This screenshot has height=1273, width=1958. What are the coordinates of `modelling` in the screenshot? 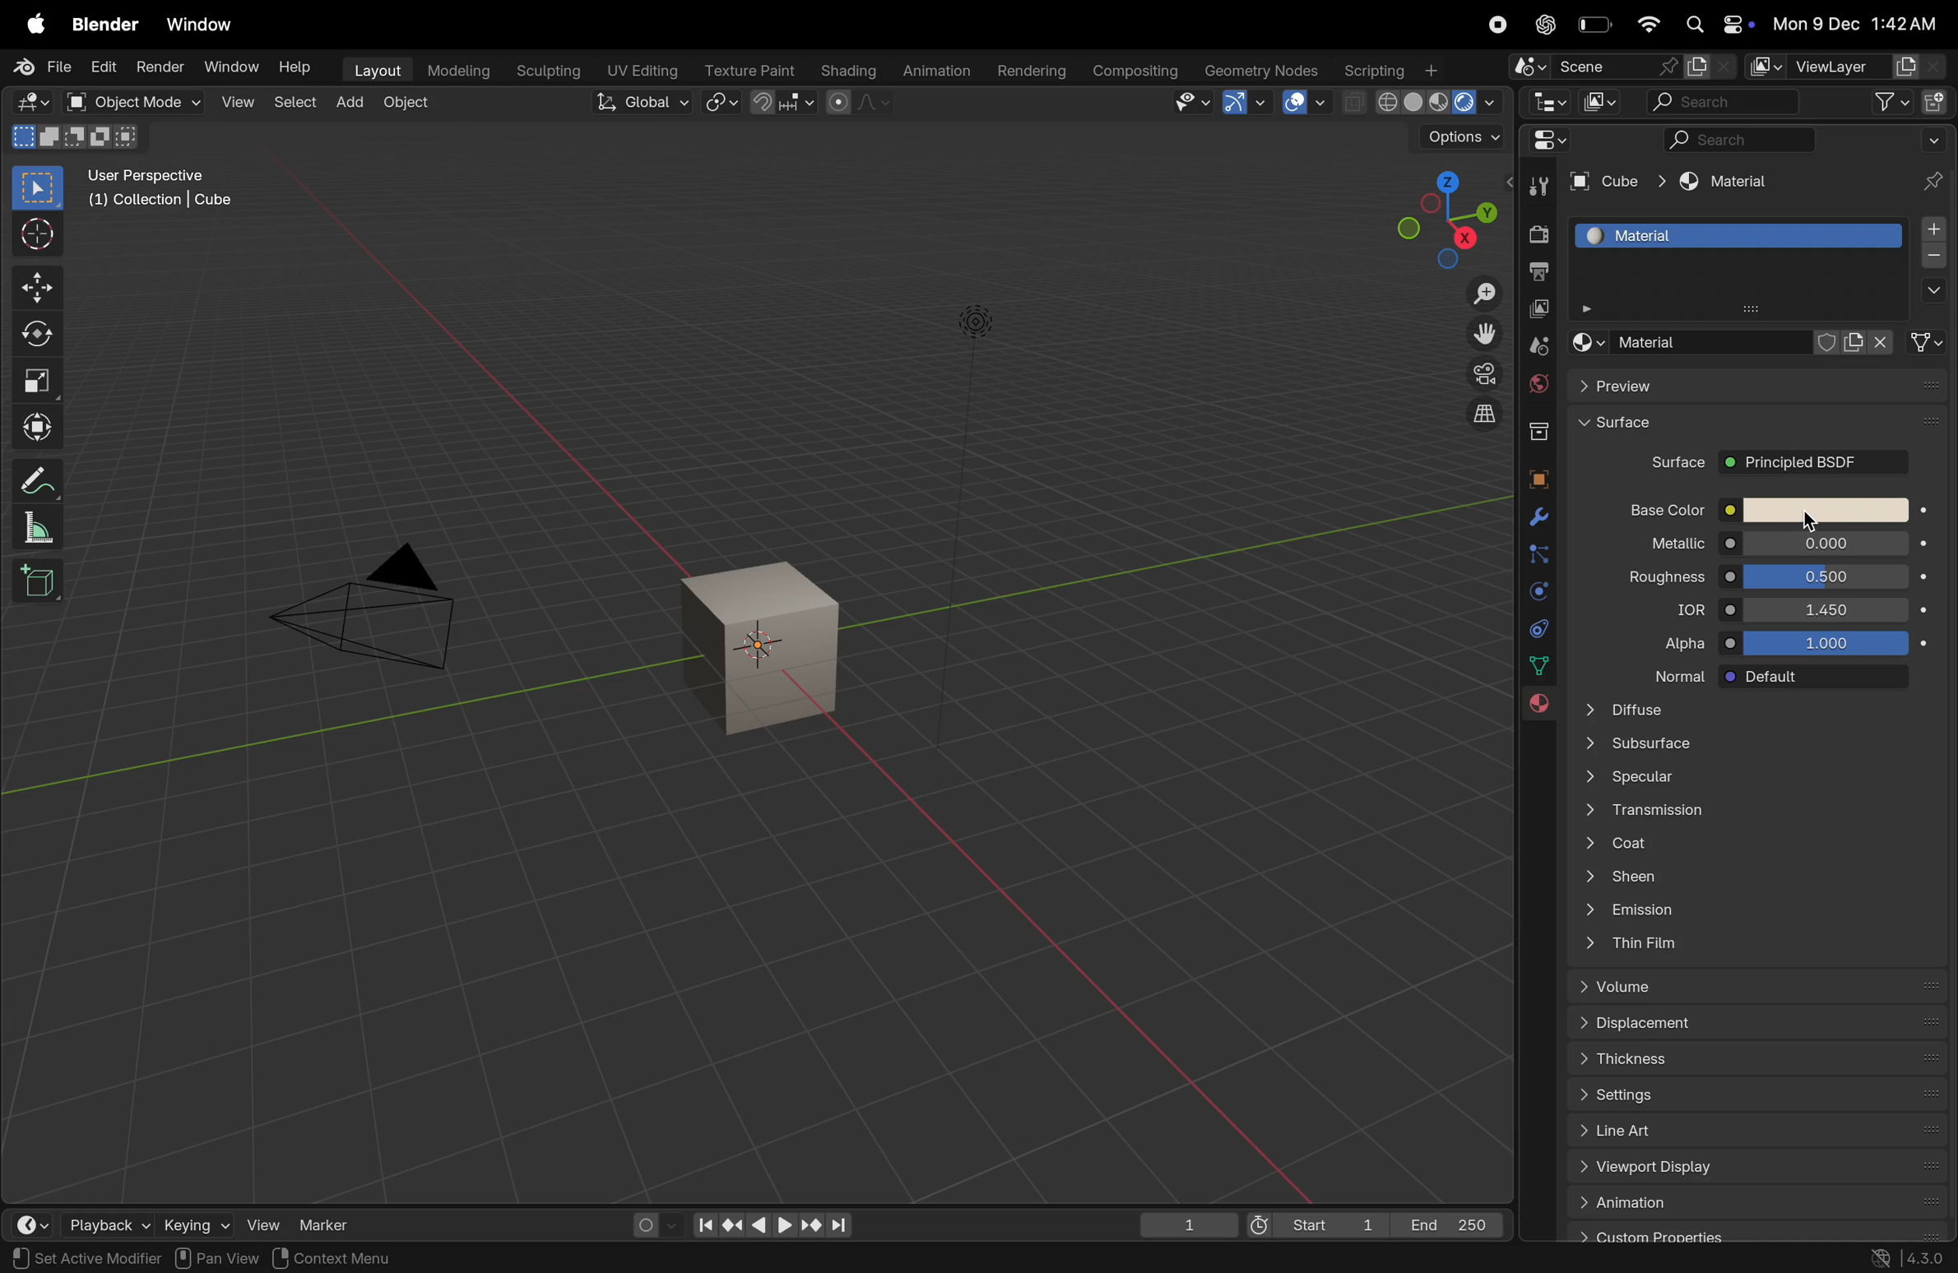 It's located at (461, 71).